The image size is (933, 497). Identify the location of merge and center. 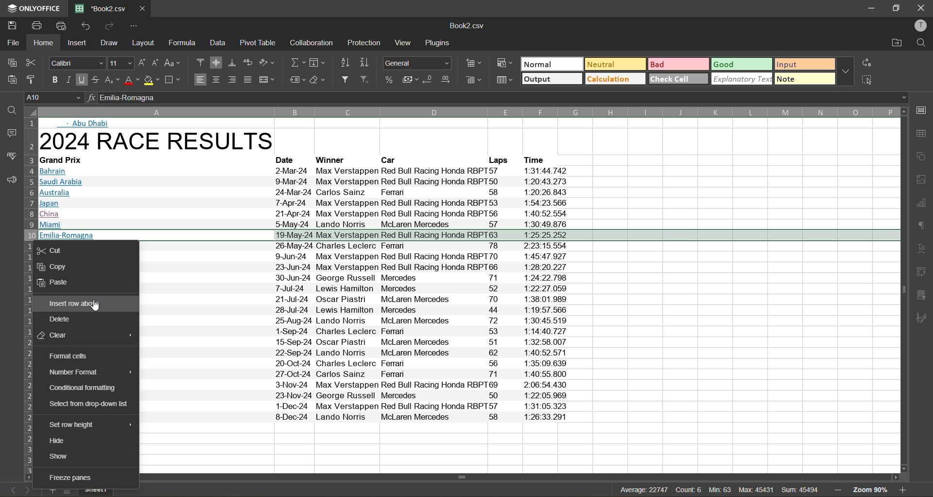
(268, 80).